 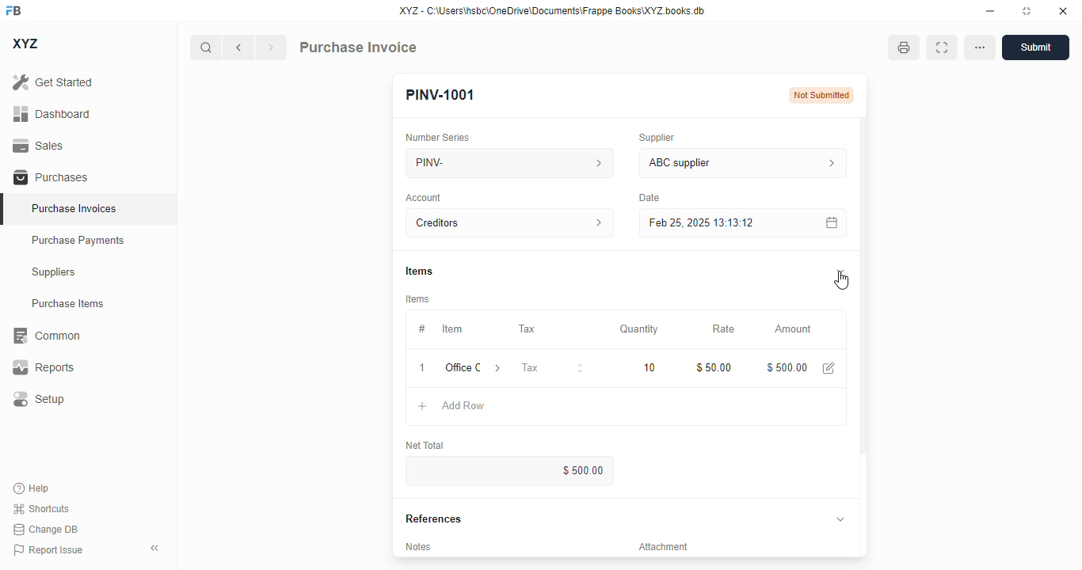 I want to click on references, so click(x=434, y=519).